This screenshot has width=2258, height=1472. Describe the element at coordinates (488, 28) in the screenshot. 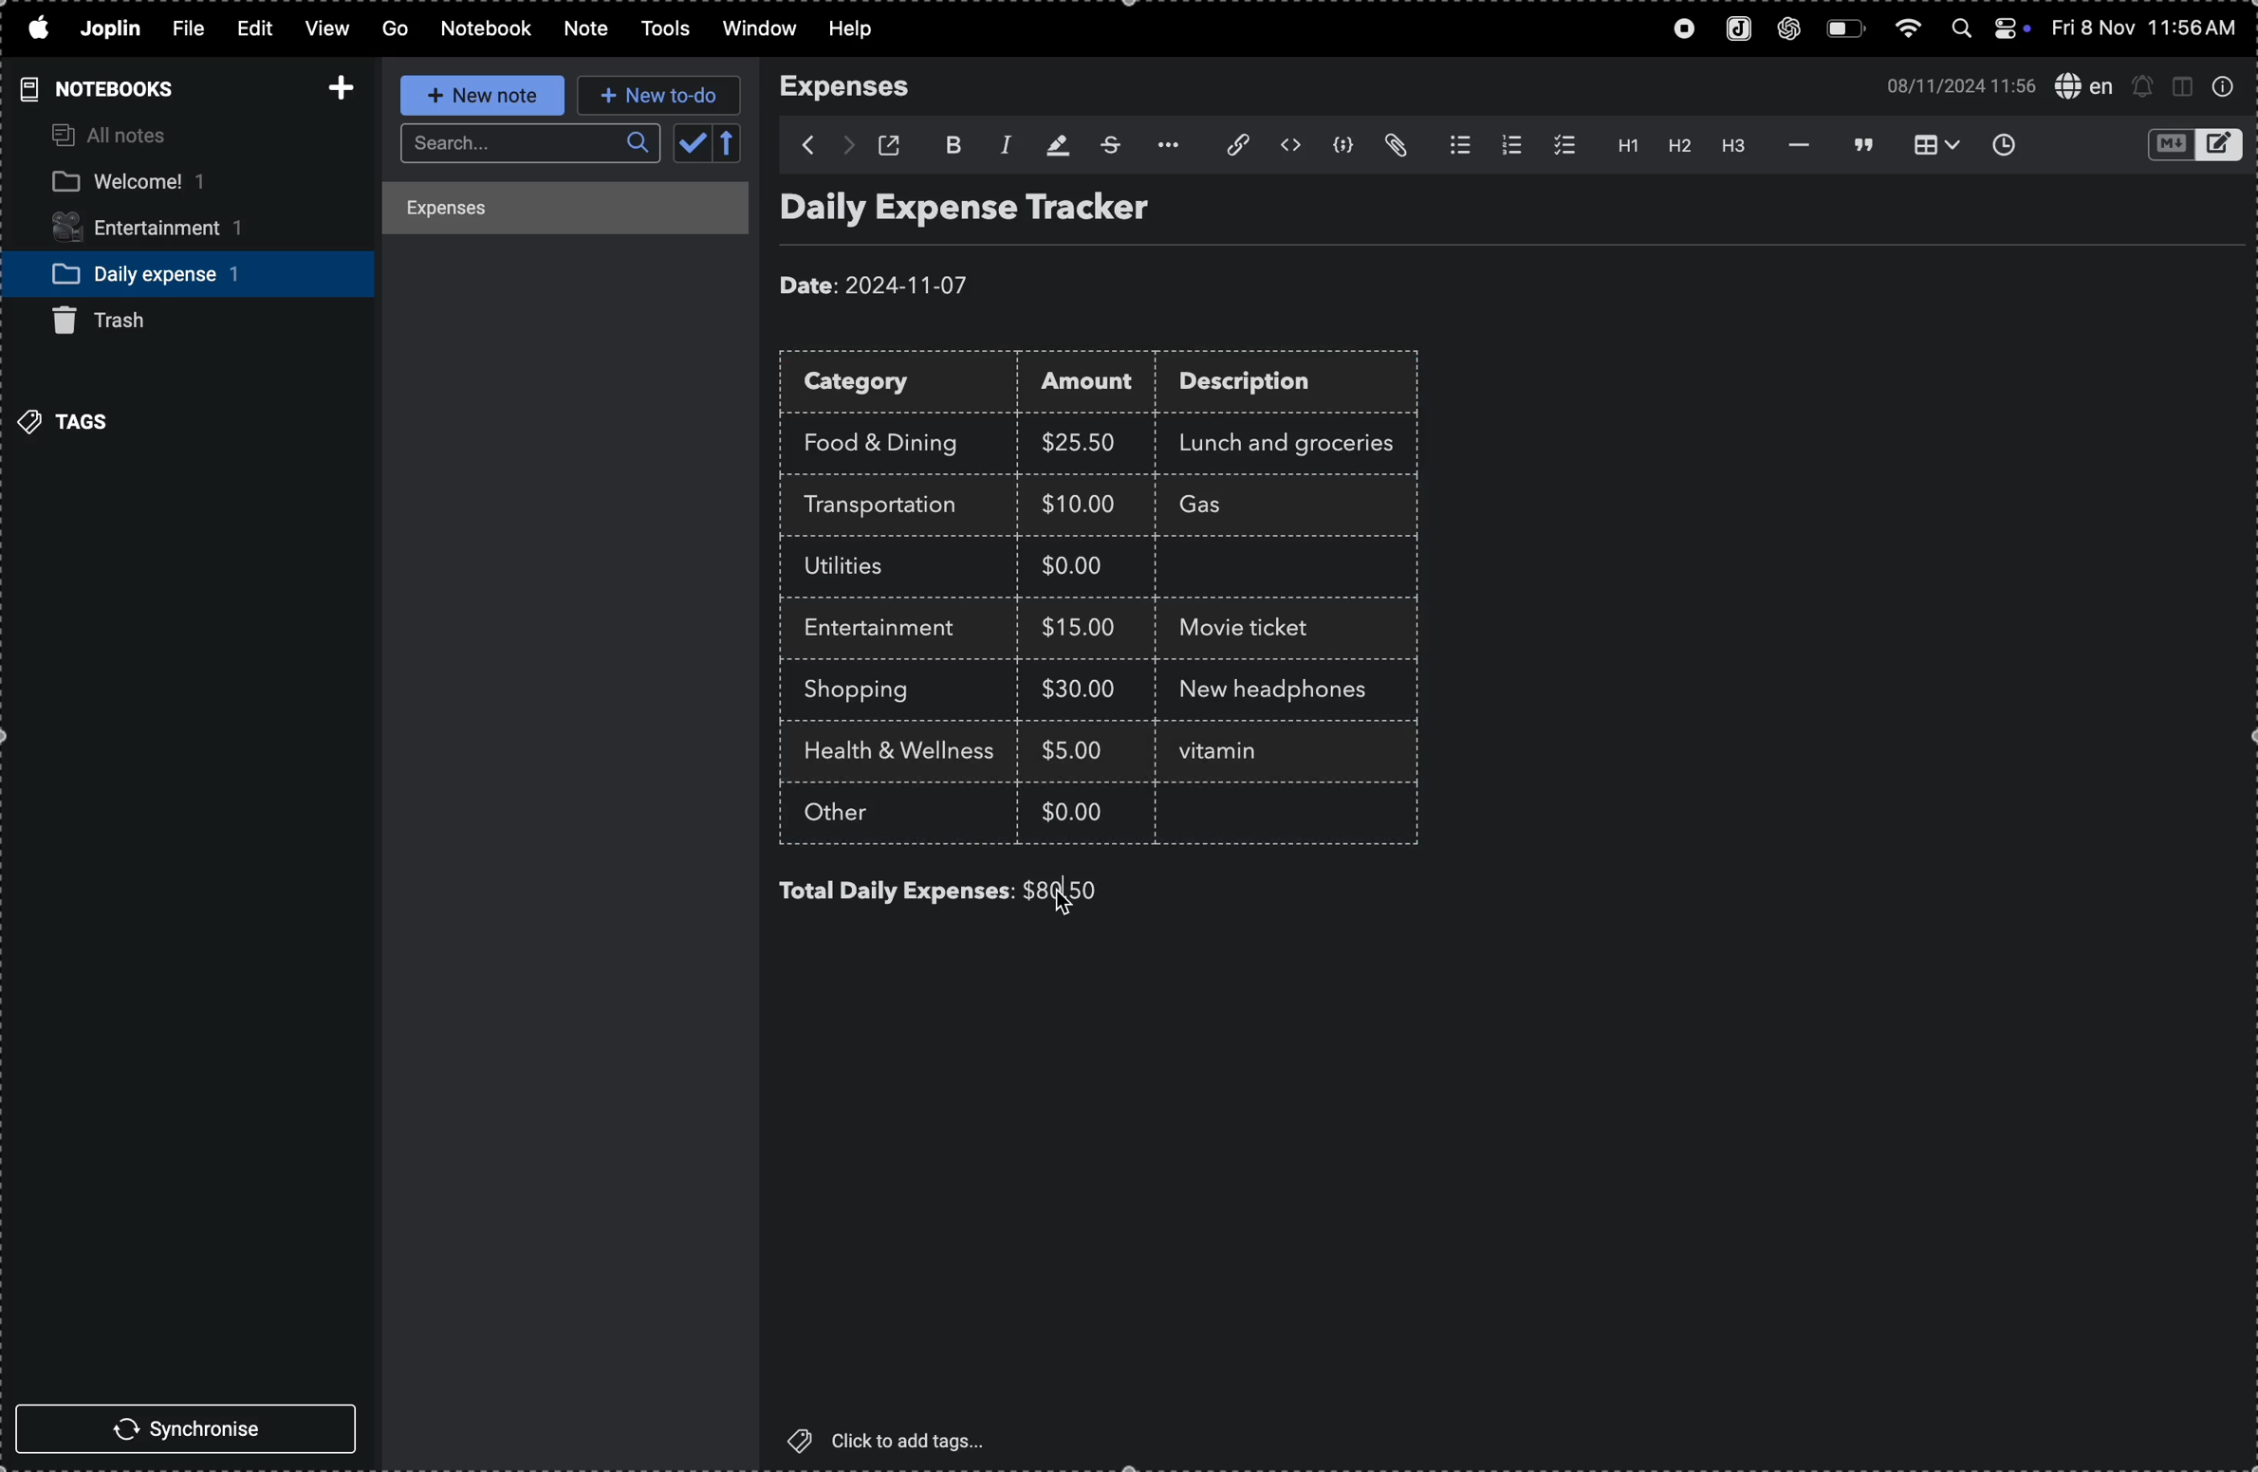

I see `notebook` at that location.